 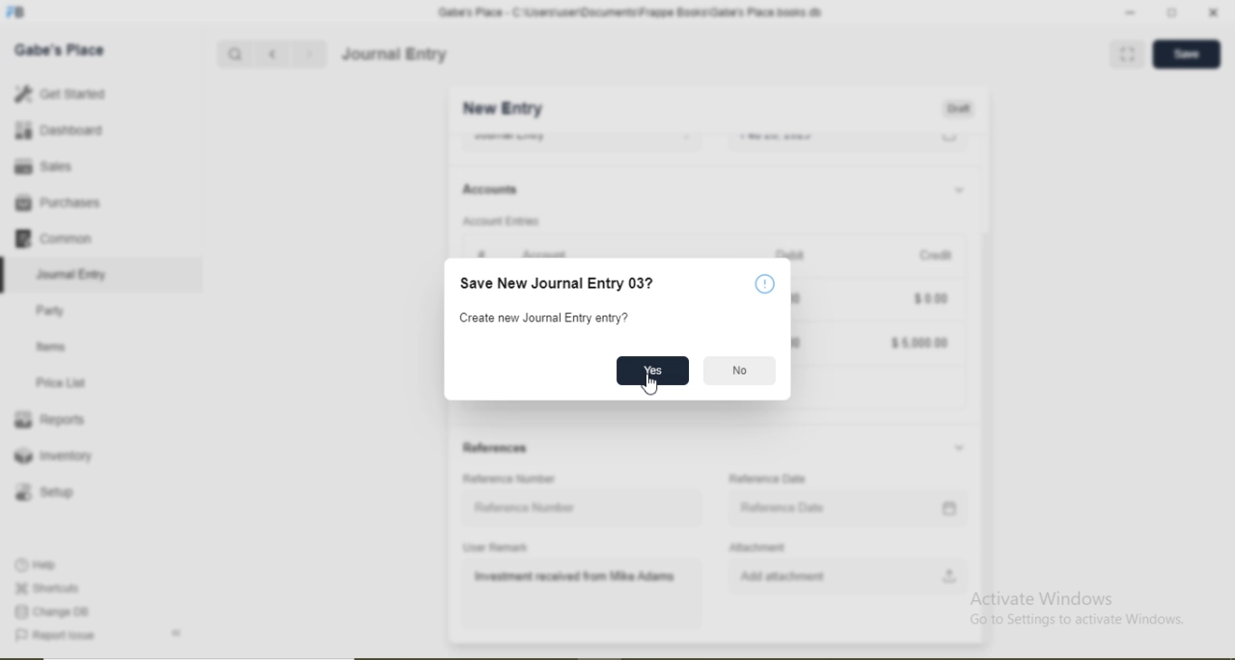 I want to click on ‘Gabe's Place - C:\Users\useriDocuments\Frappe Books\Gabe's Place books db, so click(x=629, y=13).